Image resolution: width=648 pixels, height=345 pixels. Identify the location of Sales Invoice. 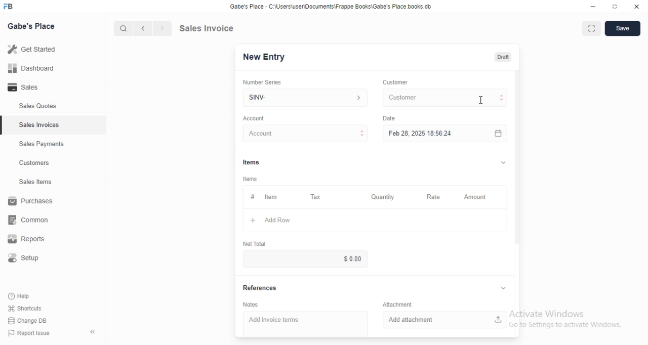
(212, 28).